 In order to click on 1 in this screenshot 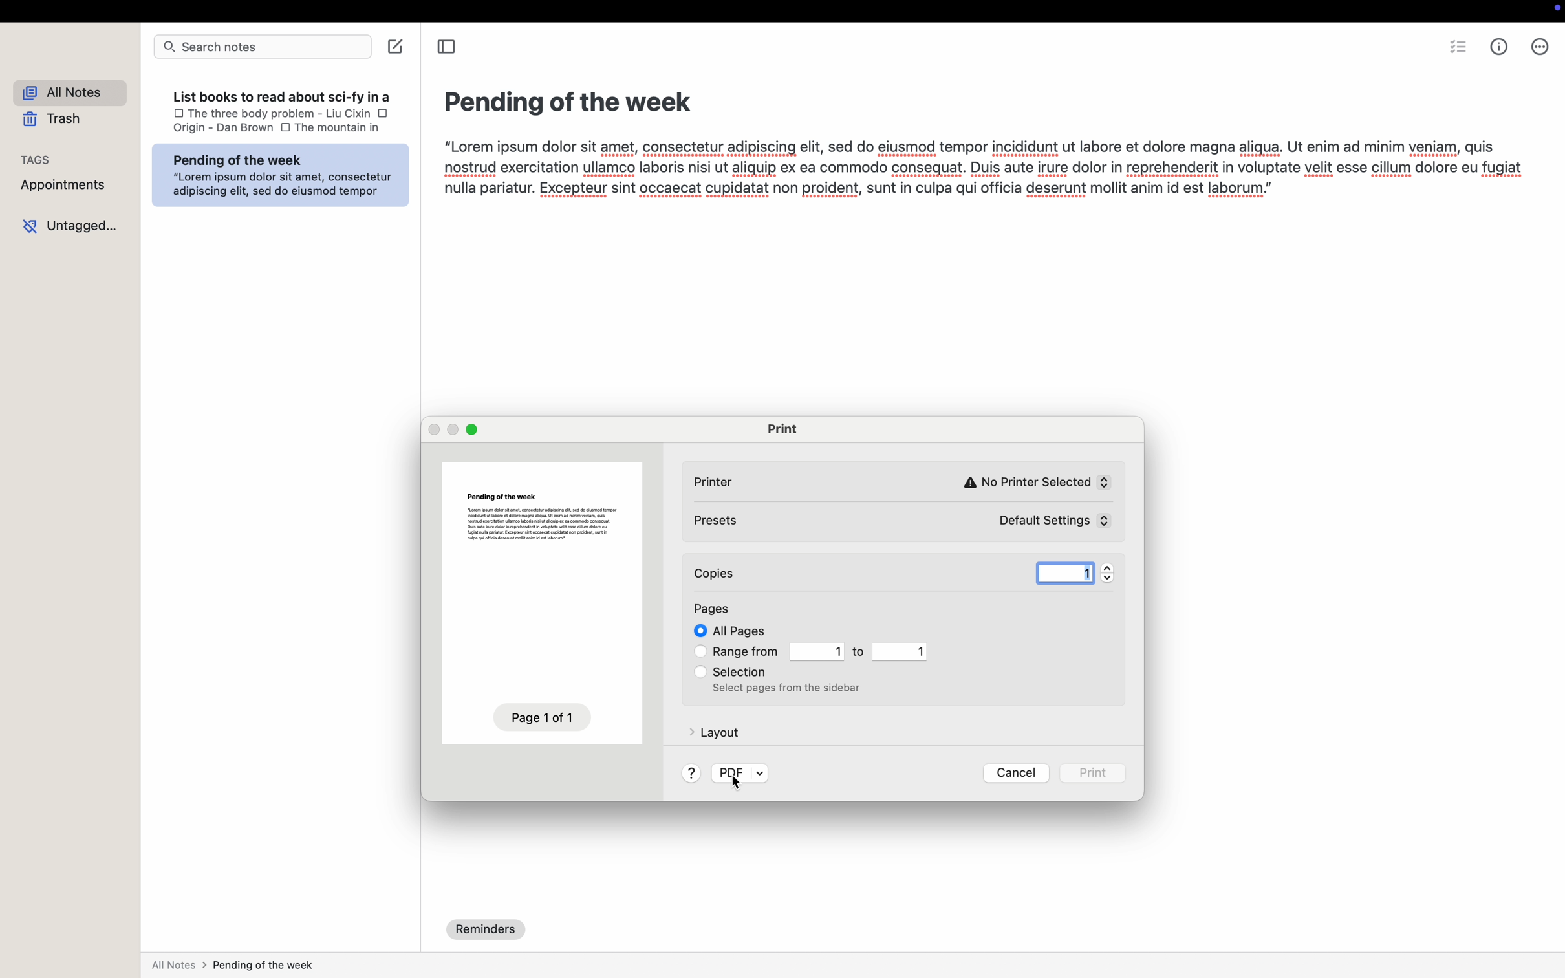, I will do `click(817, 651)`.